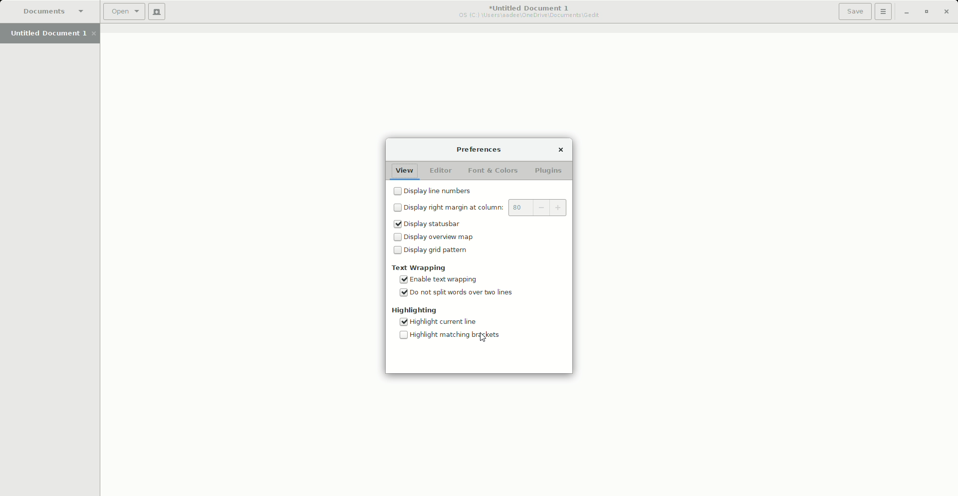  Describe the element at coordinates (420, 268) in the screenshot. I see `Text wrapping` at that location.